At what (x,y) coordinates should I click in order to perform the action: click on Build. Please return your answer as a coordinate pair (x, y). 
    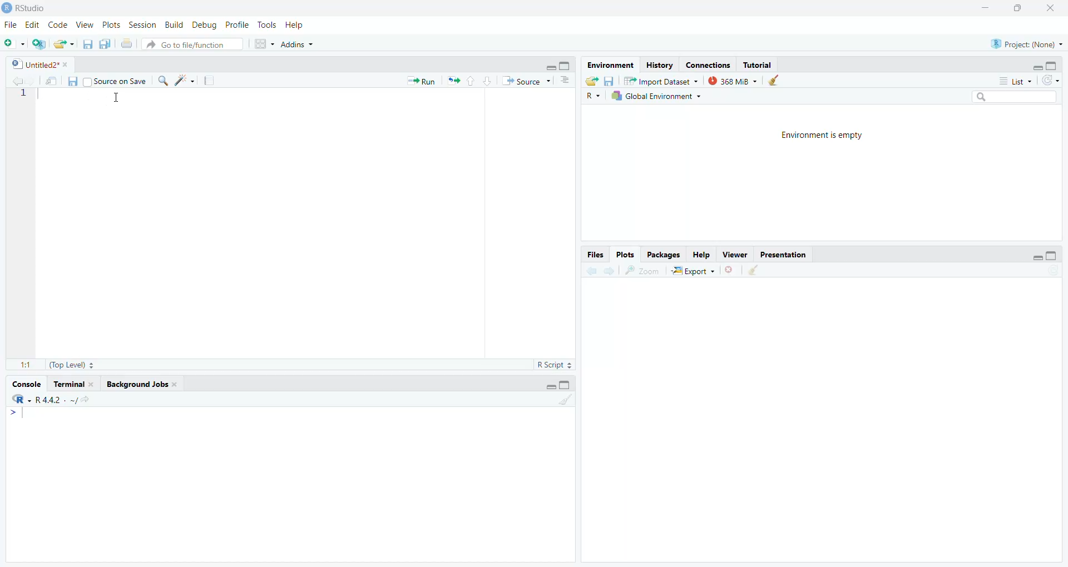
    Looking at the image, I should click on (175, 24).